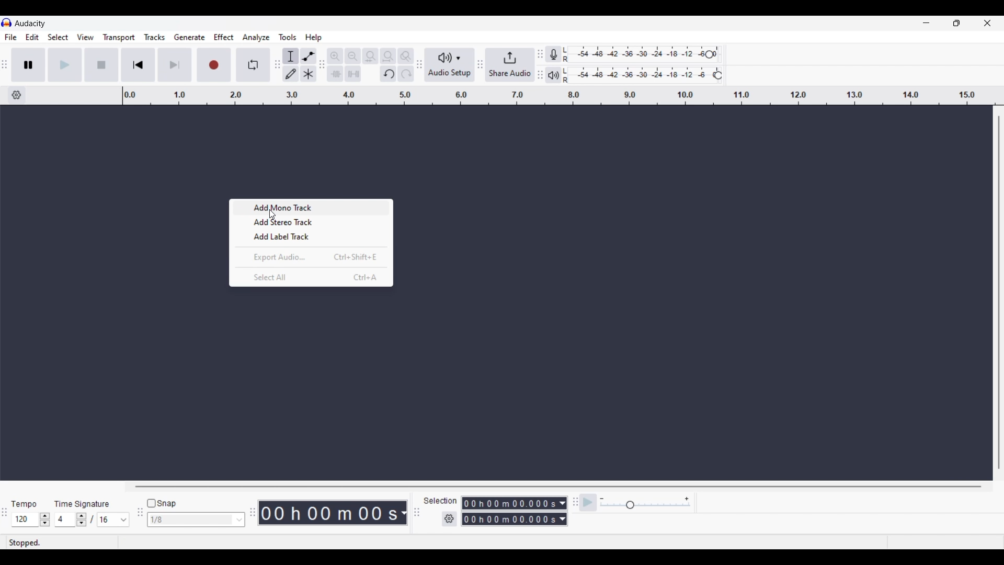 The width and height of the screenshot is (1004, 565). I want to click on Select menu, so click(58, 38).